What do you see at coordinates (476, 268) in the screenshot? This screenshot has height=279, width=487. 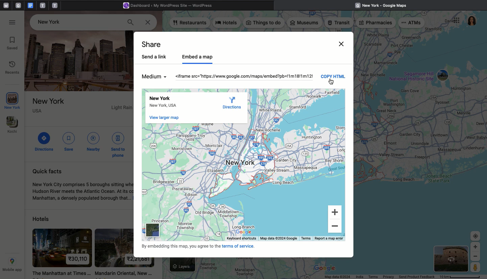 I see `Person` at bounding box center [476, 268].